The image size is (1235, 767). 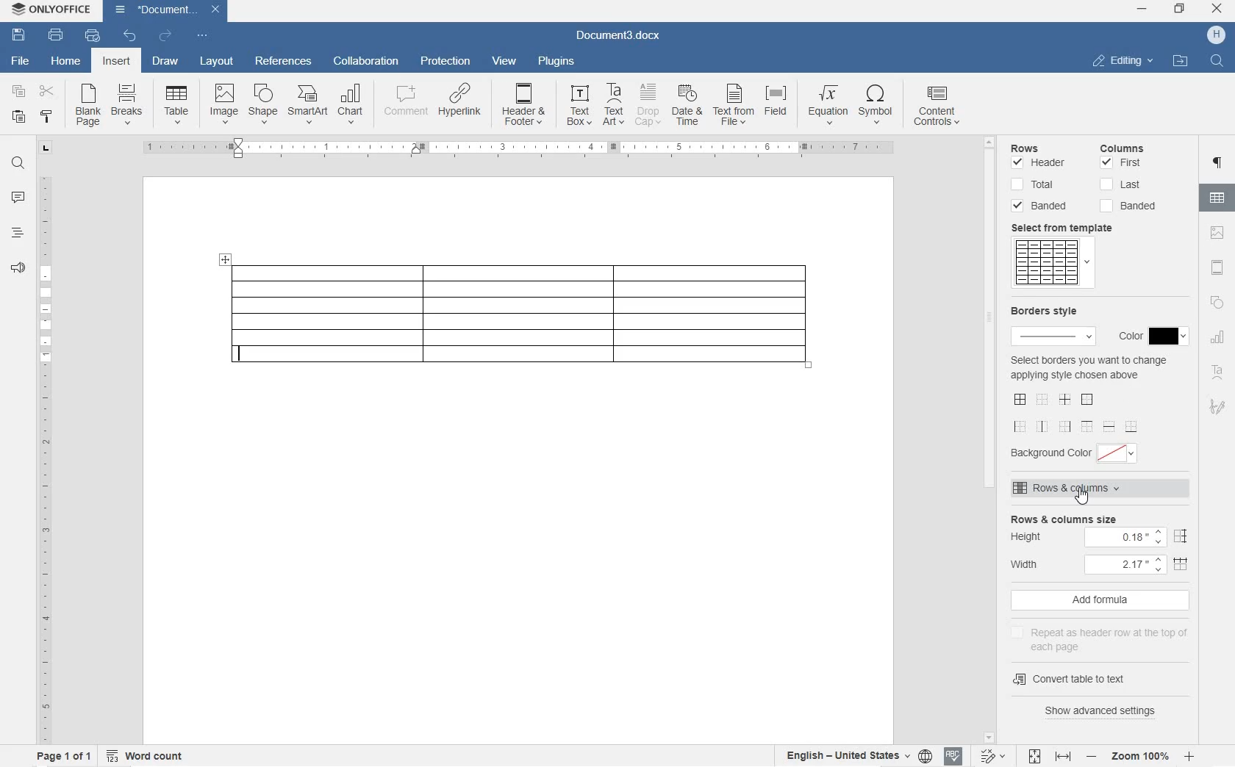 What do you see at coordinates (1152, 334) in the screenshot?
I see `Border Style Color` at bounding box center [1152, 334].